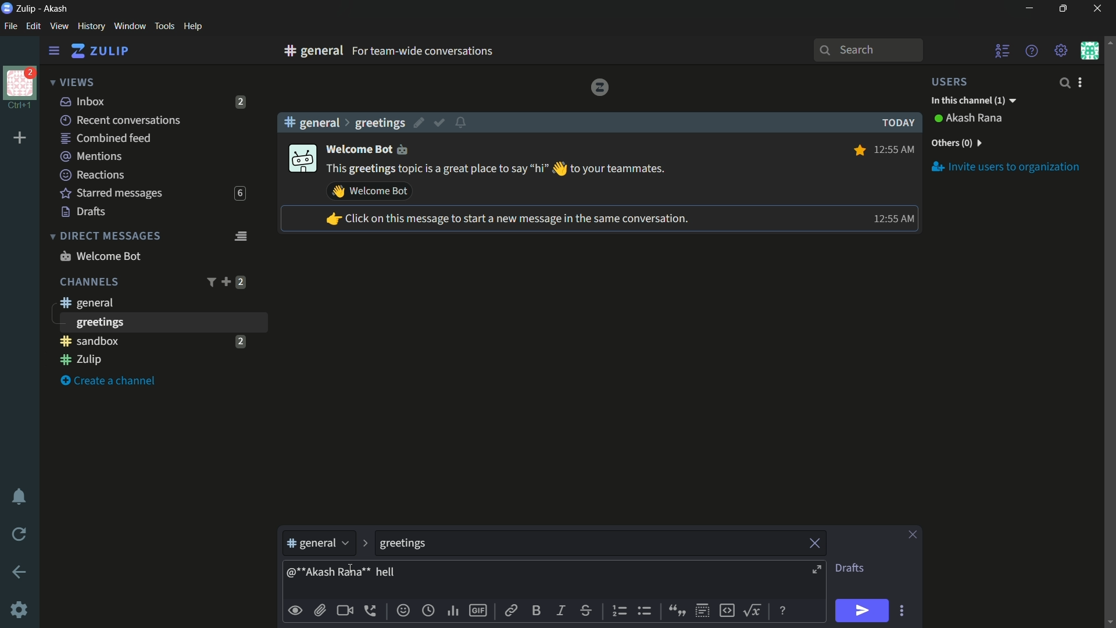  Describe the element at coordinates (586, 612) in the screenshot. I see `strikethrough` at that location.